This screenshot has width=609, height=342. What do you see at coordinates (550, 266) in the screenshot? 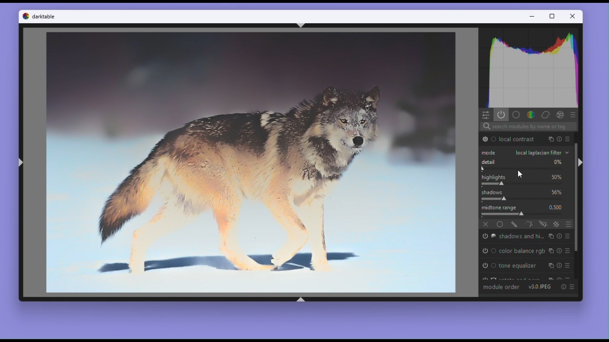
I see `multiple instance actions` at bounding box center [550, 266].